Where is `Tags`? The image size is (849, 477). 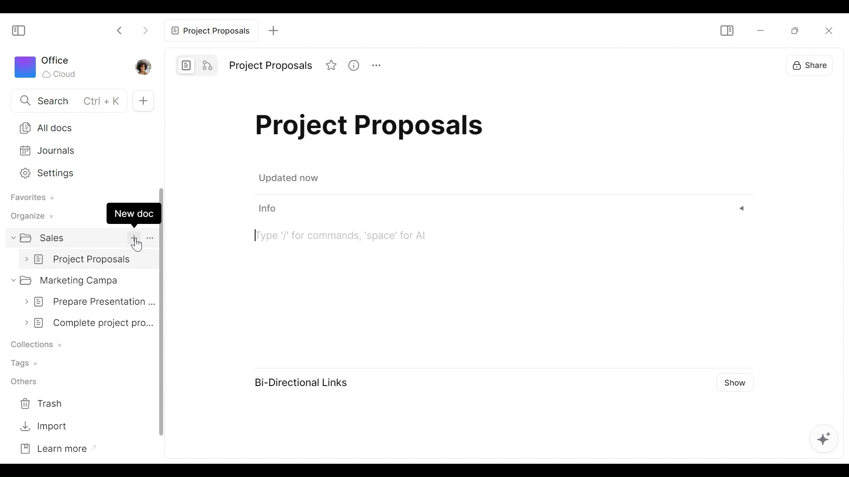 Tags is located at coordinates (28, 361).